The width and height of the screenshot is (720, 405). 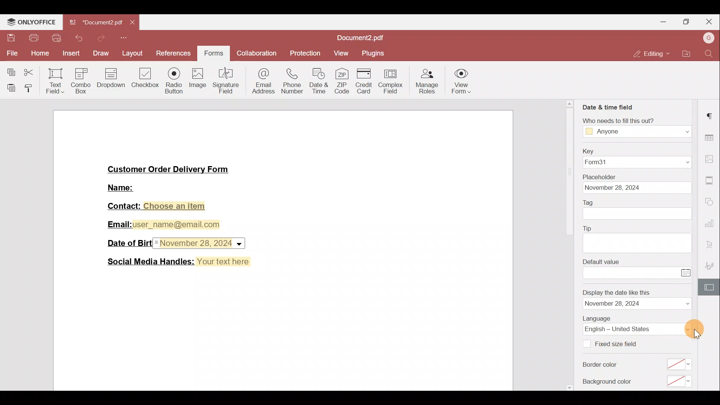 I want to click on Complex field, so click(x=391, y=82).